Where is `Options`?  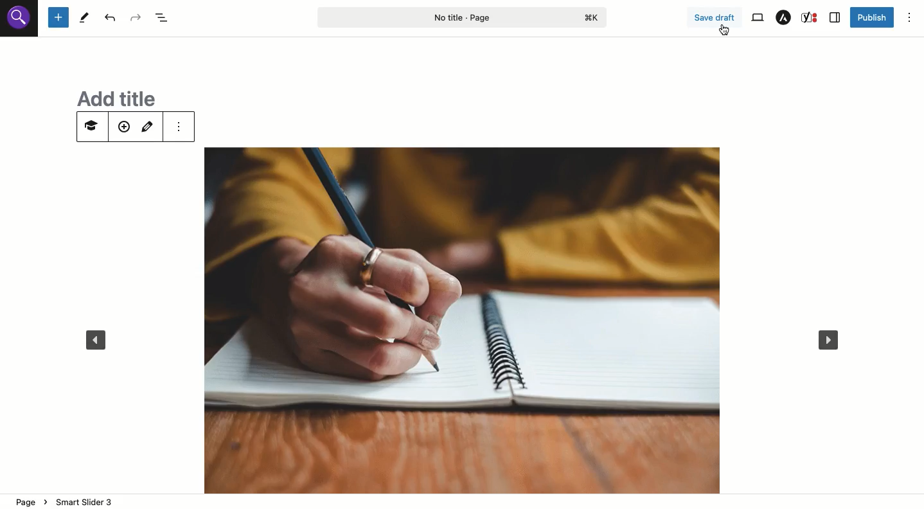 Options is located at coordinates (909, 17).